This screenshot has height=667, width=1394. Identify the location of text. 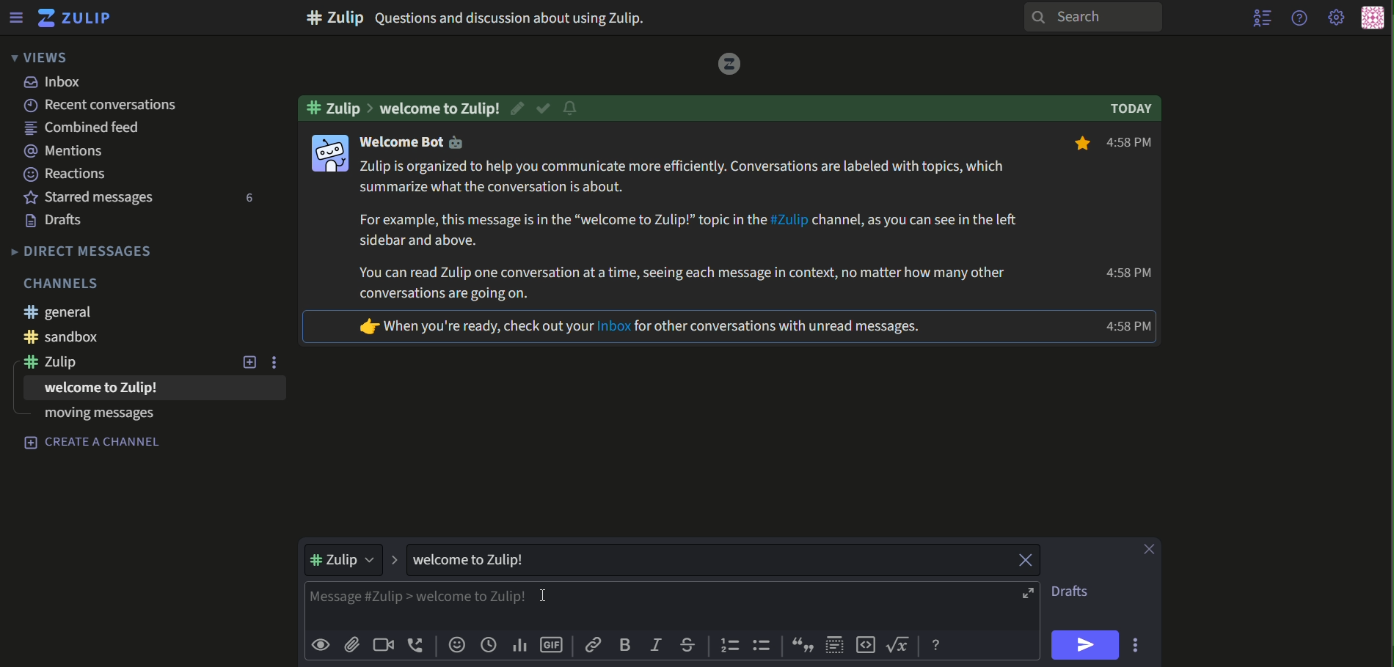
(1134, 144).